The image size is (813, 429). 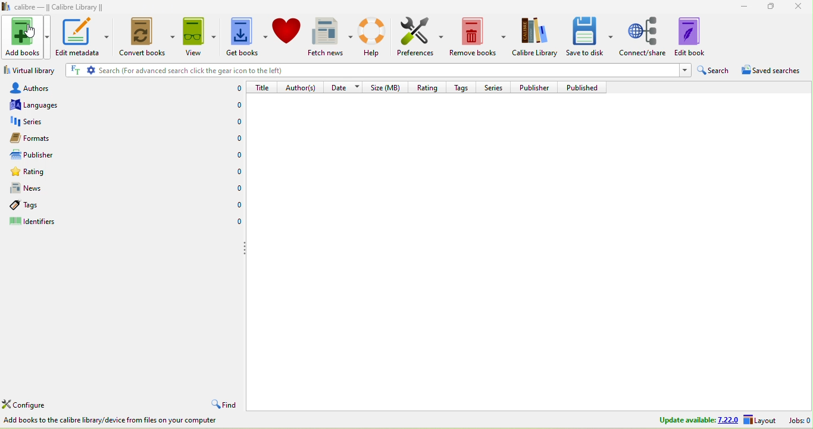 I want to click on tags, so click(x=465, y=87).